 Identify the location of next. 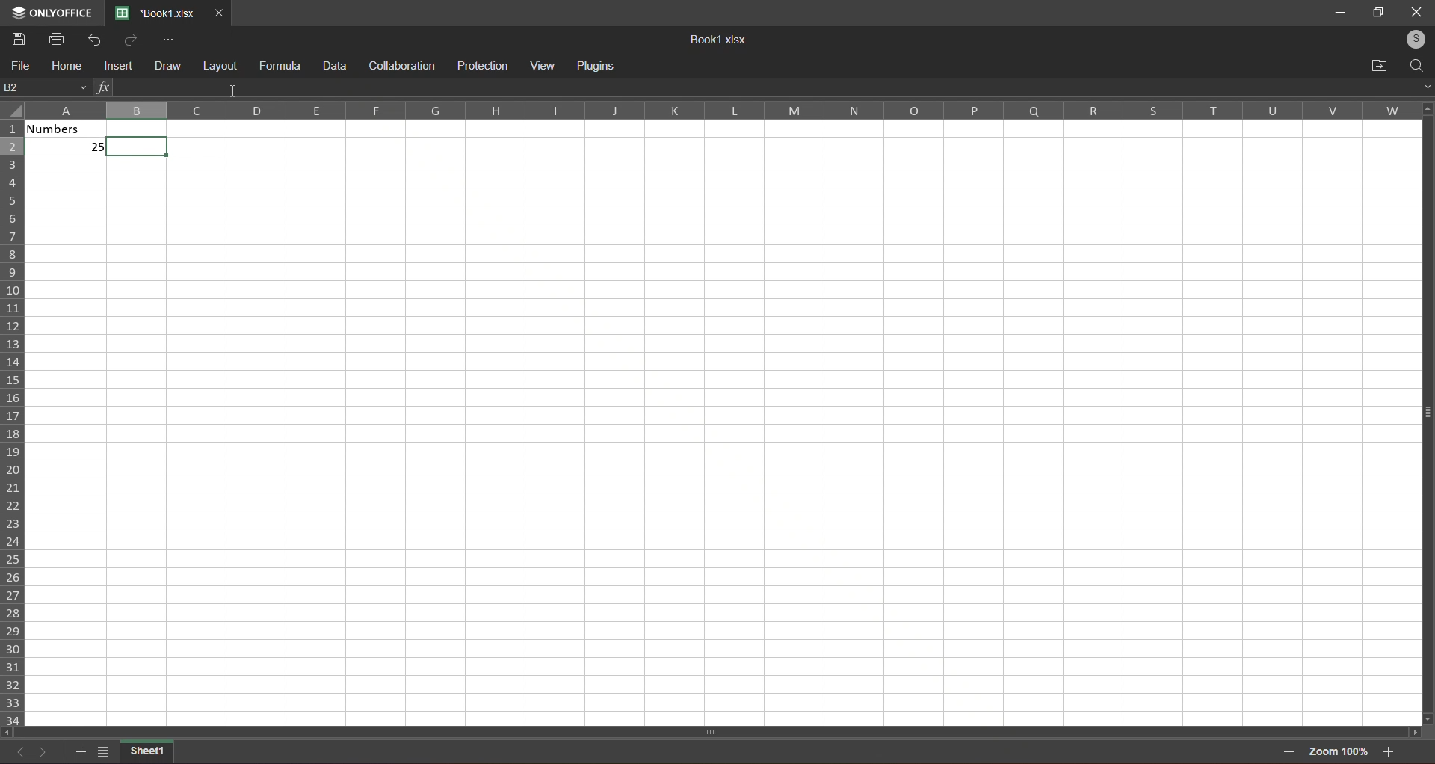
(43, 753).